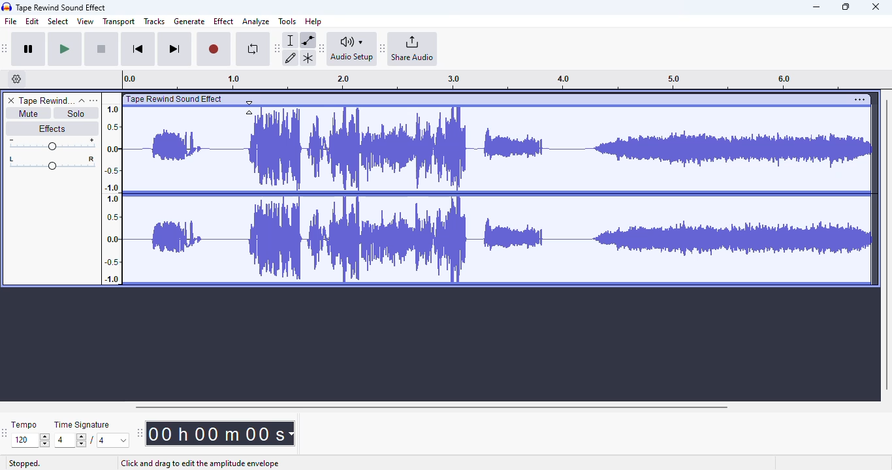 Image resolution: width=892 pixels, height=470 pixels. I want to click on close, so click(876, 7).